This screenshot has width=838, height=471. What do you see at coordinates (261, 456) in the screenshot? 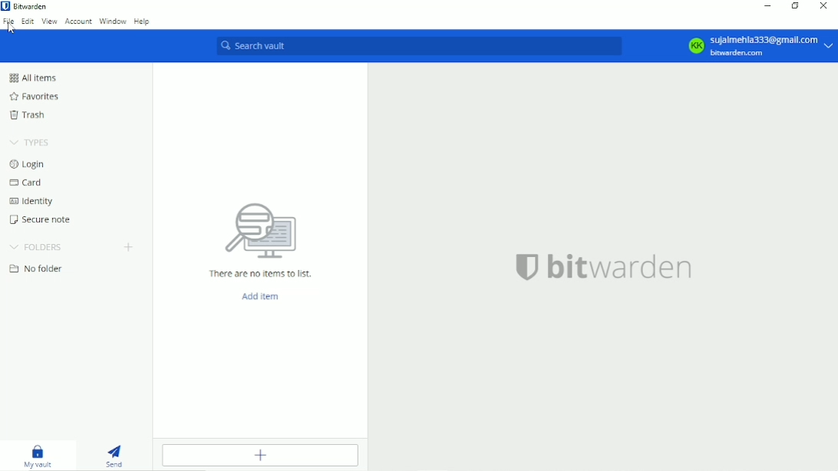
I see `Add item` at bounding box center [261, 456].